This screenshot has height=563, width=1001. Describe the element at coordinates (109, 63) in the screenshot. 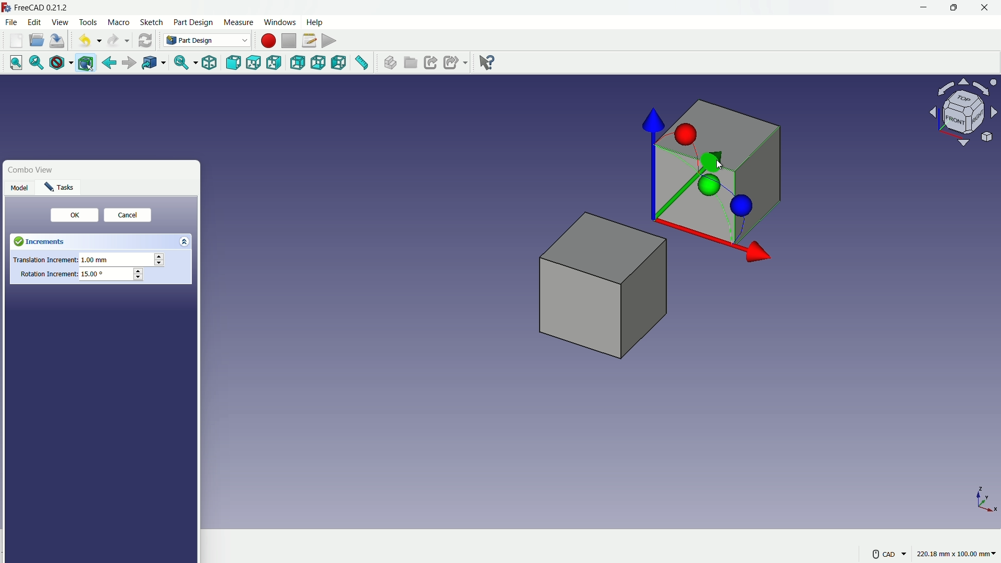

I see `go back` at that location.